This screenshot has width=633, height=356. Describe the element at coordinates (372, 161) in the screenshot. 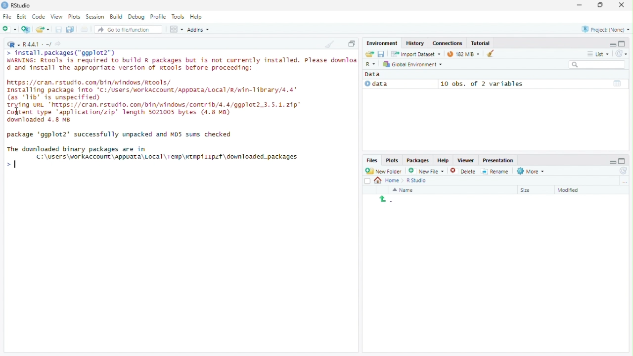

I see `Files` at that location.